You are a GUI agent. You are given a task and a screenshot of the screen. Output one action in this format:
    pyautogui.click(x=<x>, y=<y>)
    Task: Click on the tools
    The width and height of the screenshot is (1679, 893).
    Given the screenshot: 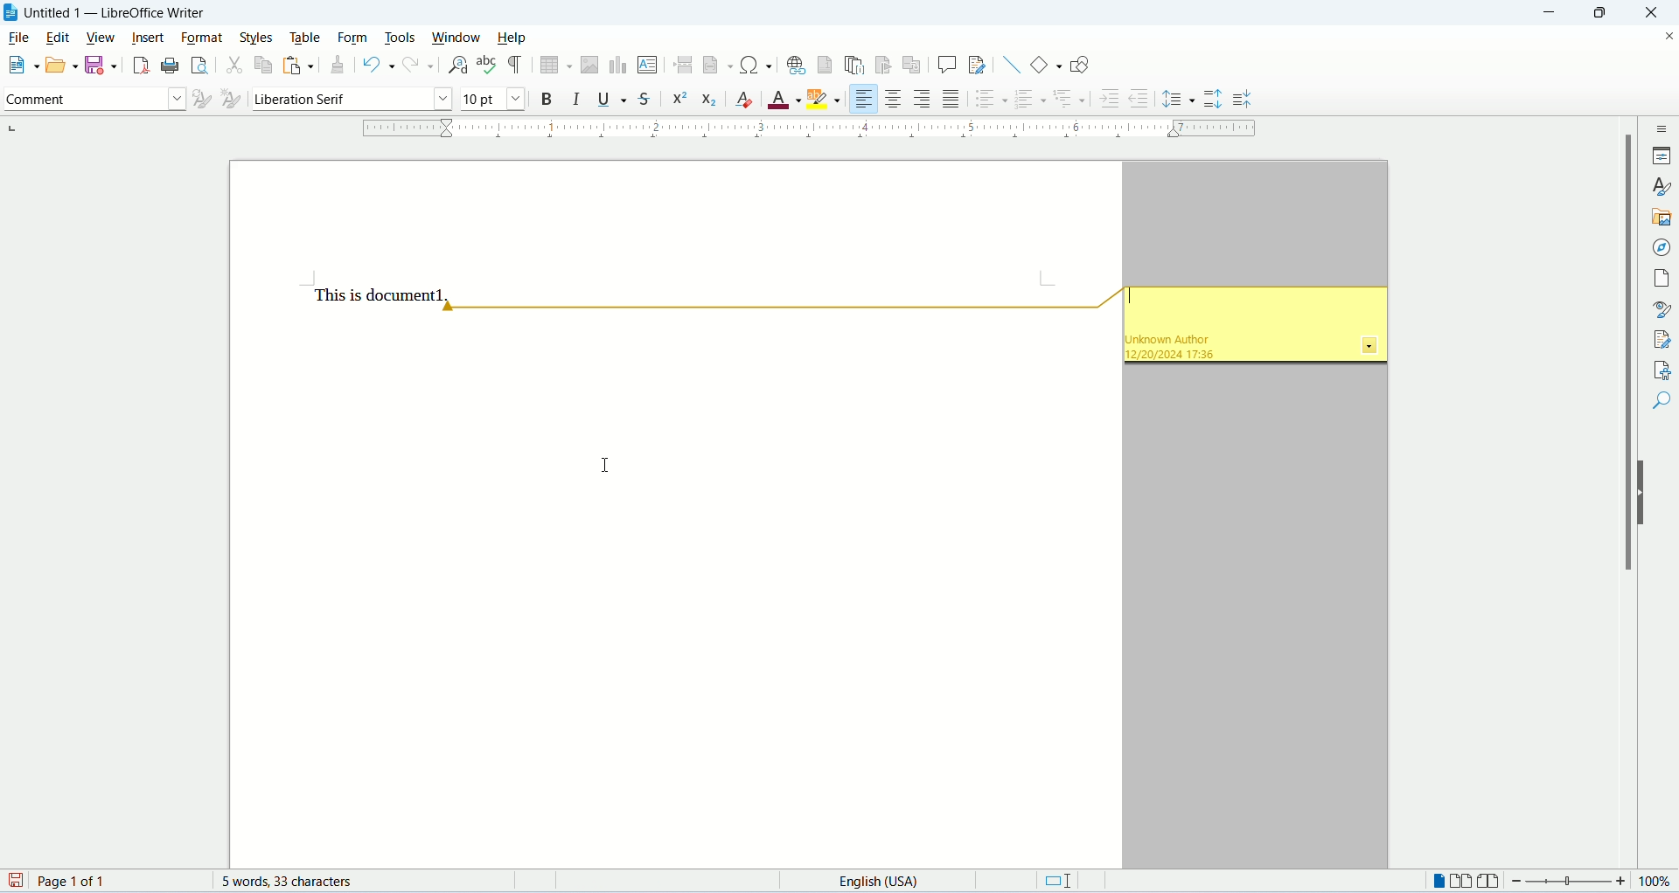 What is the action you would take?
    pyautogui.click(x=401, y=38)
    